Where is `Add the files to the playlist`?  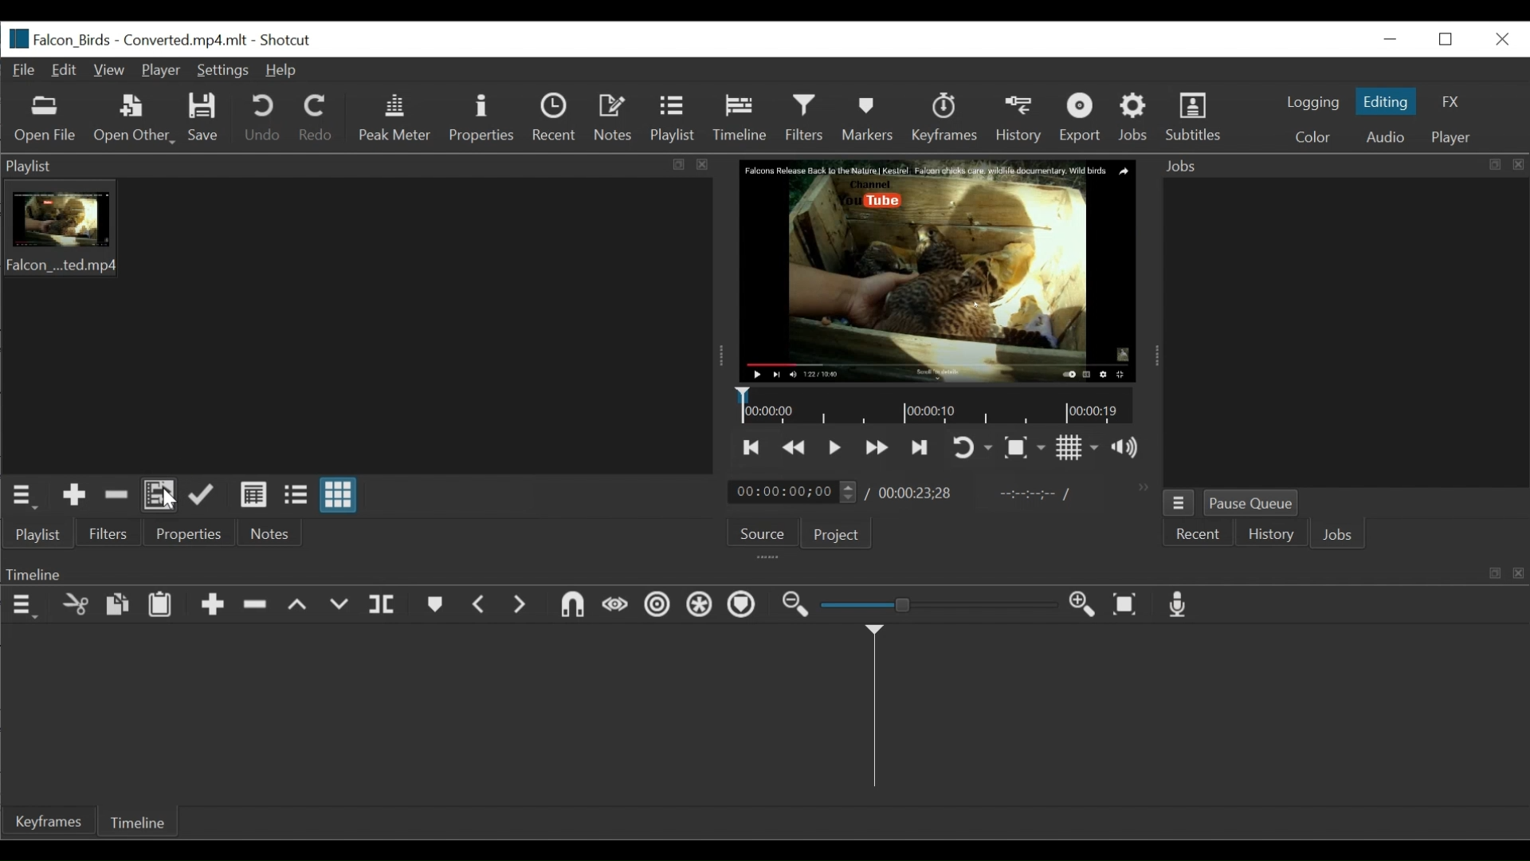 Add the files to the playlist is located at coordinates (159, 495).